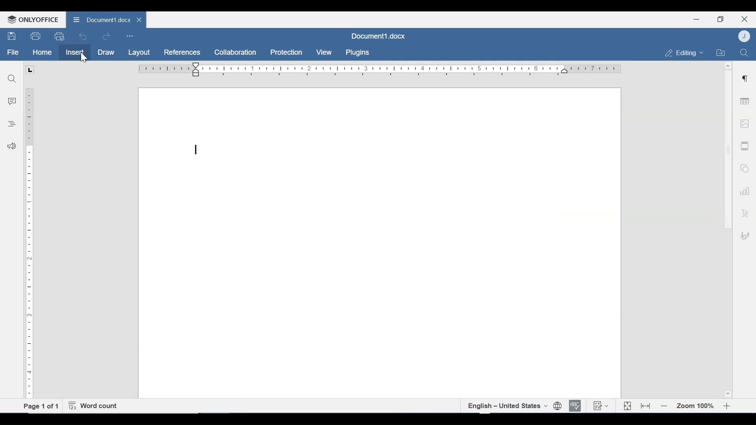 The height and width of the screenshot is (425, 756). Describe the element at coordinates (720, 52) in the screenshot. I see `Open Filelocation` at that location.